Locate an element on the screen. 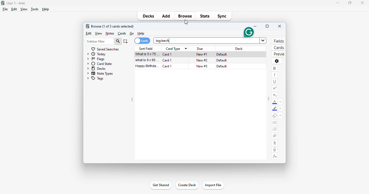 Image resolution: width=369 pixels, height=194 pixels. sort field is located at coordinates (146, 48).